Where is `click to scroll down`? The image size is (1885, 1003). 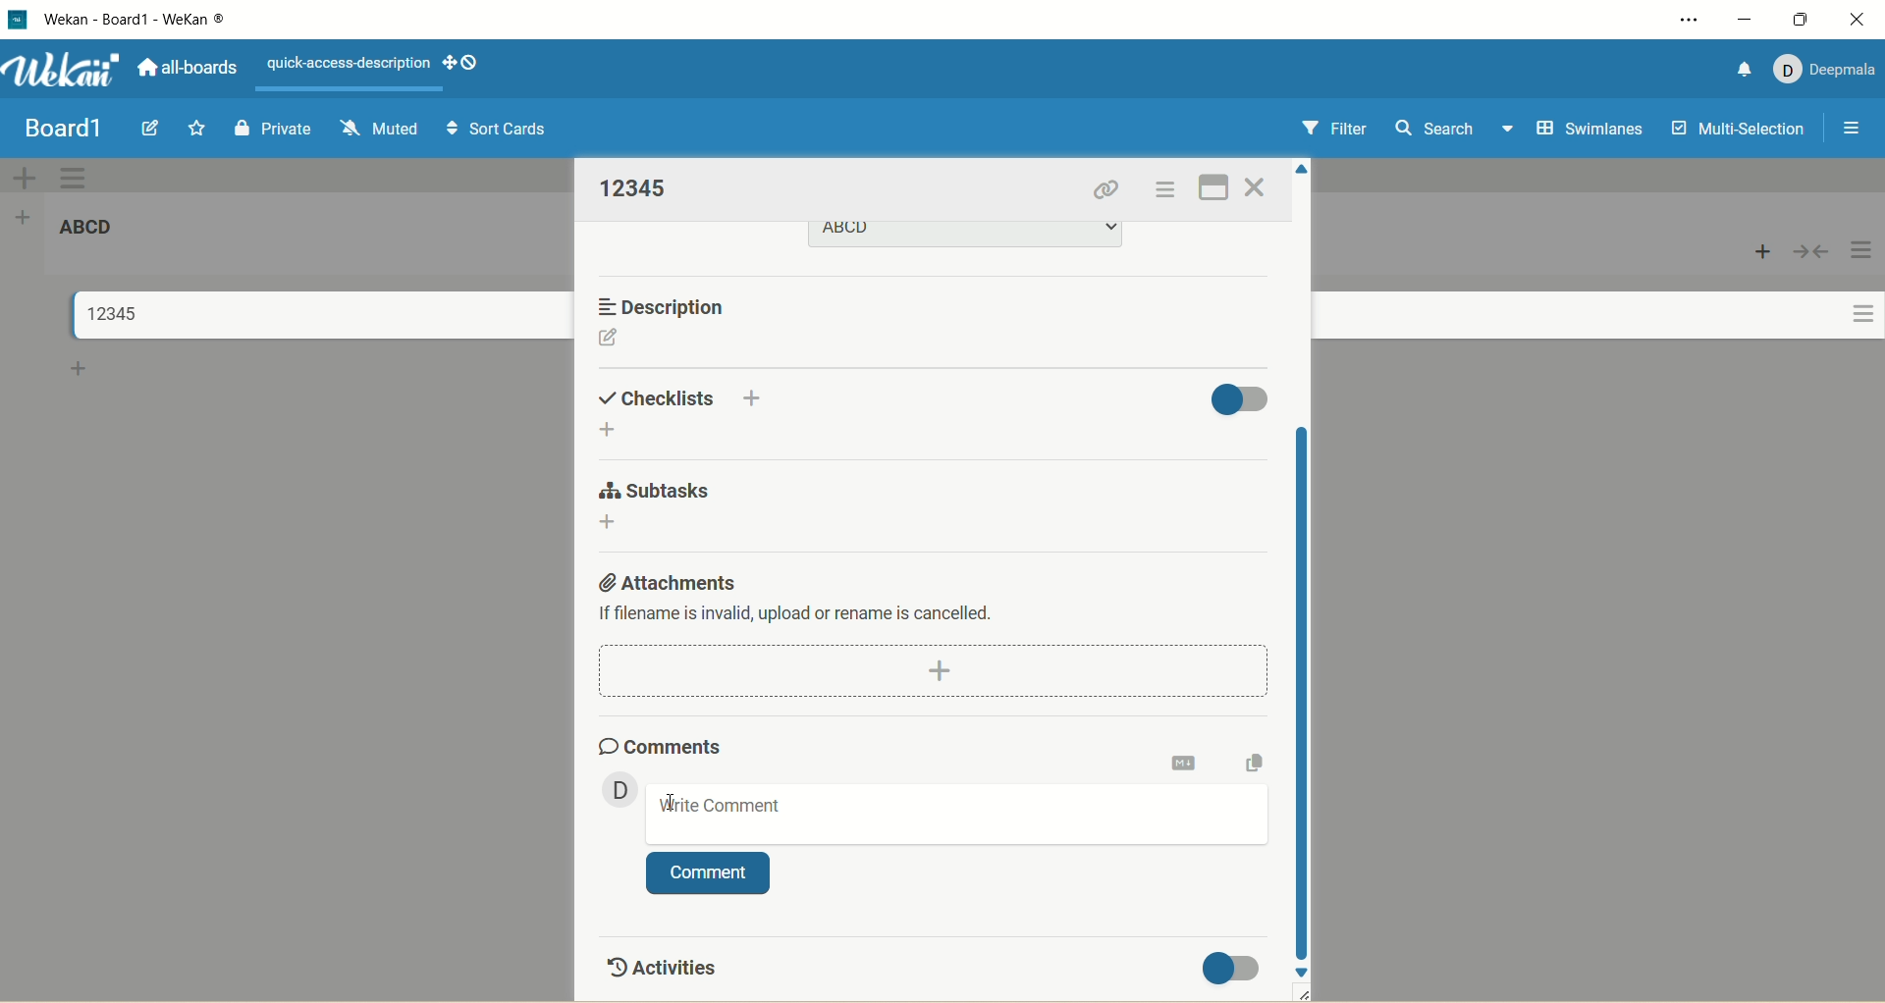
click to scroll down is located at coordinates (1303, 971).